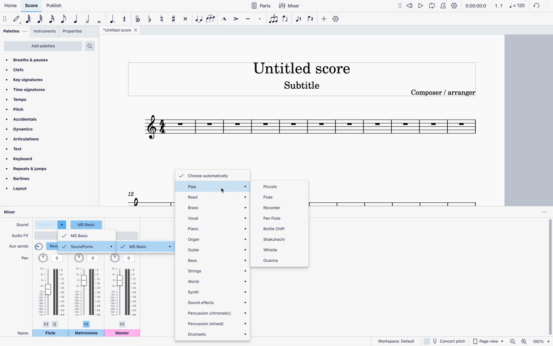 The height and width of the screenshot is (346, 553). I want to click on cursor, so click(222, 192).